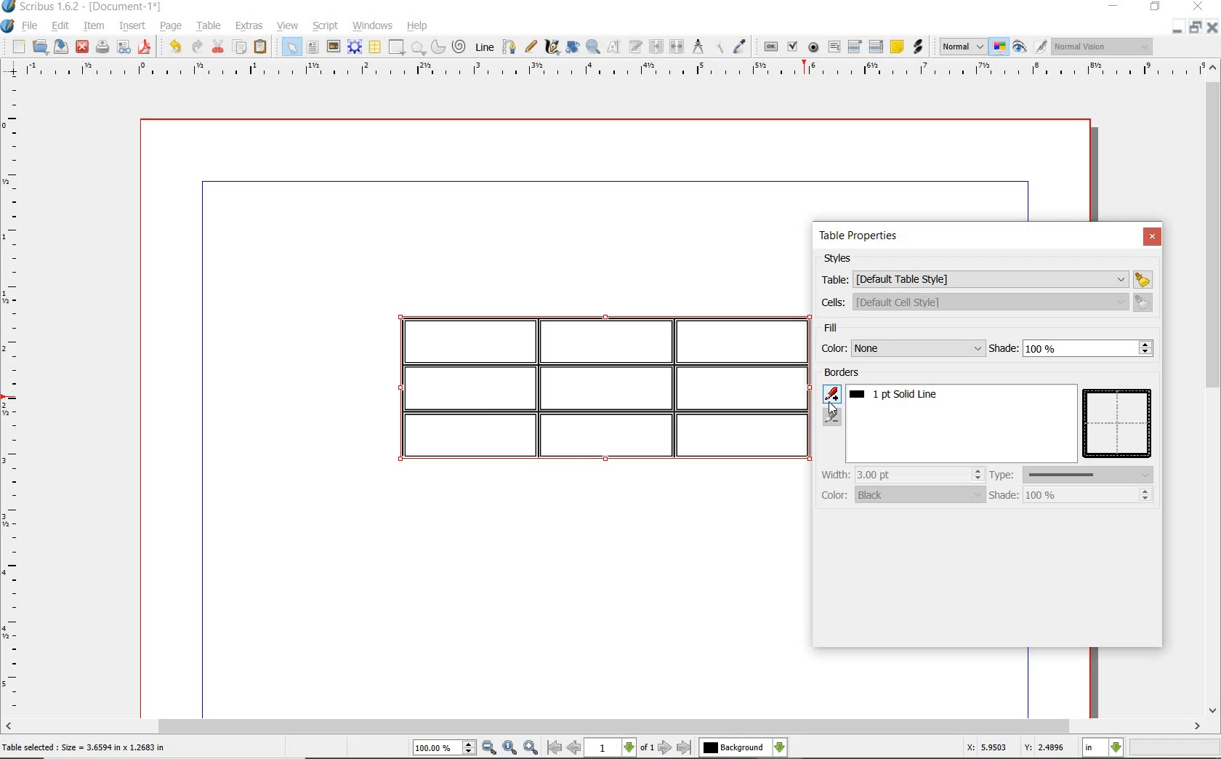 The width and height of the screenshot is (1221, 759). Describe the element at coordinates (842, 259) in the screenshot. I see `styles` at that location.